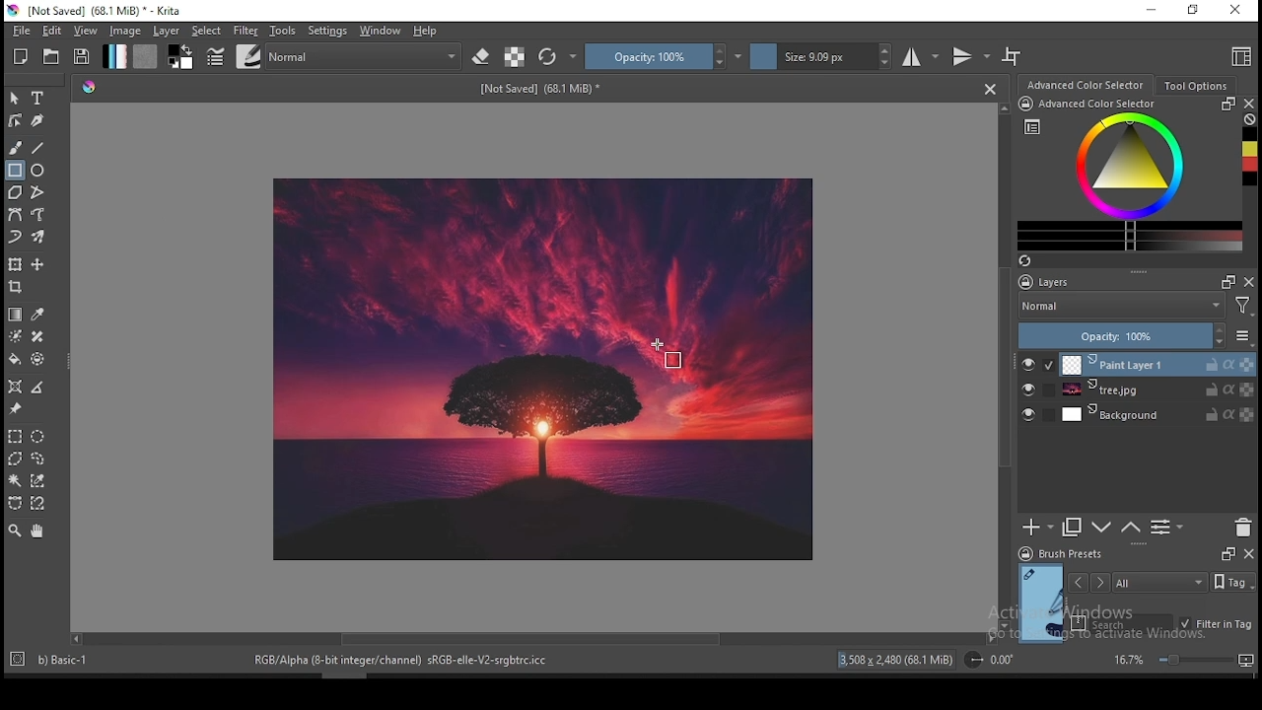  Describe the element at coordinates (38, 171) in the screenshot. I see `ellipse tool` at that location.